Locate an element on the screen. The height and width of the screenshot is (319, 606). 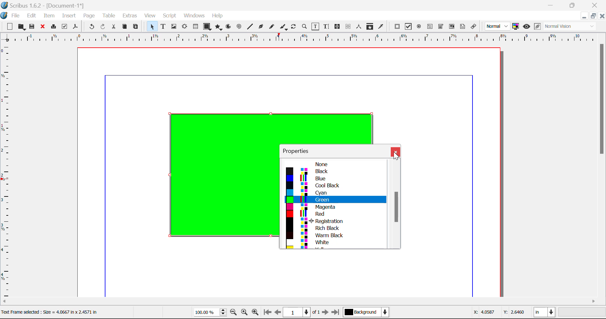
Minimize is located at coordinates (593, 16).